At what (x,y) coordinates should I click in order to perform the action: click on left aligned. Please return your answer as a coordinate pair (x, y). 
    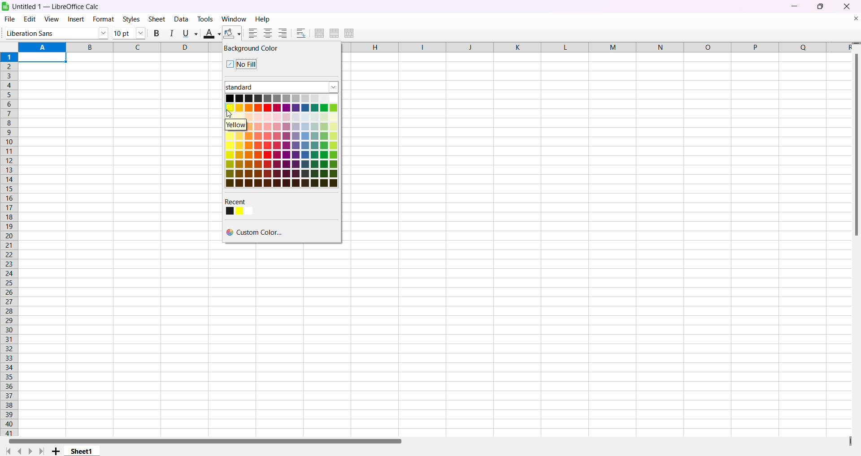
    Looking at the image, I should click on (252, 34).